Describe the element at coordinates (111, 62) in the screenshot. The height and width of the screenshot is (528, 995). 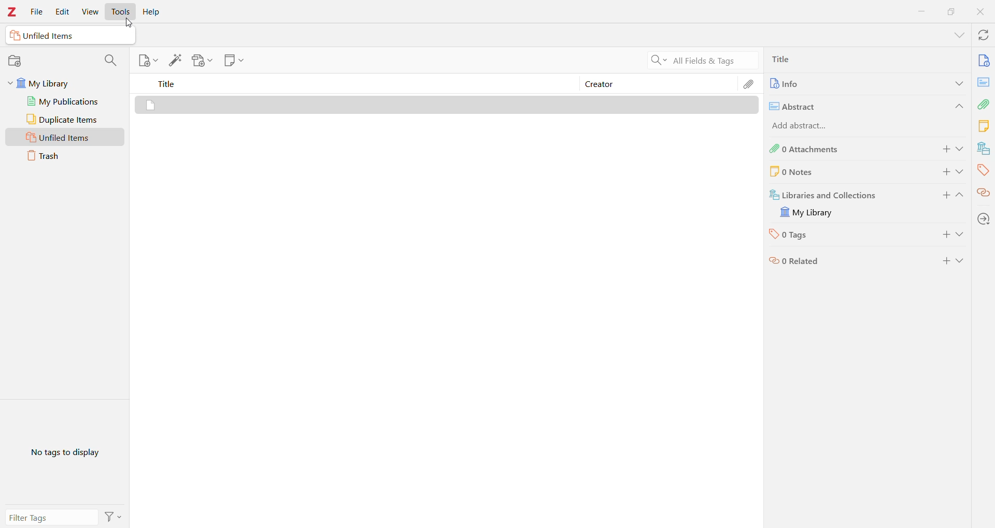
I see `Filter Collections` at that location.